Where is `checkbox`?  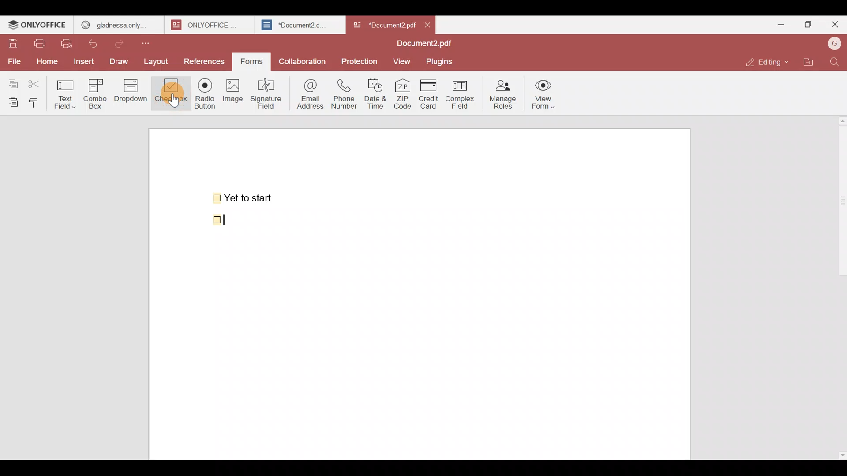 checkbox is located at coordinates (218, 221).